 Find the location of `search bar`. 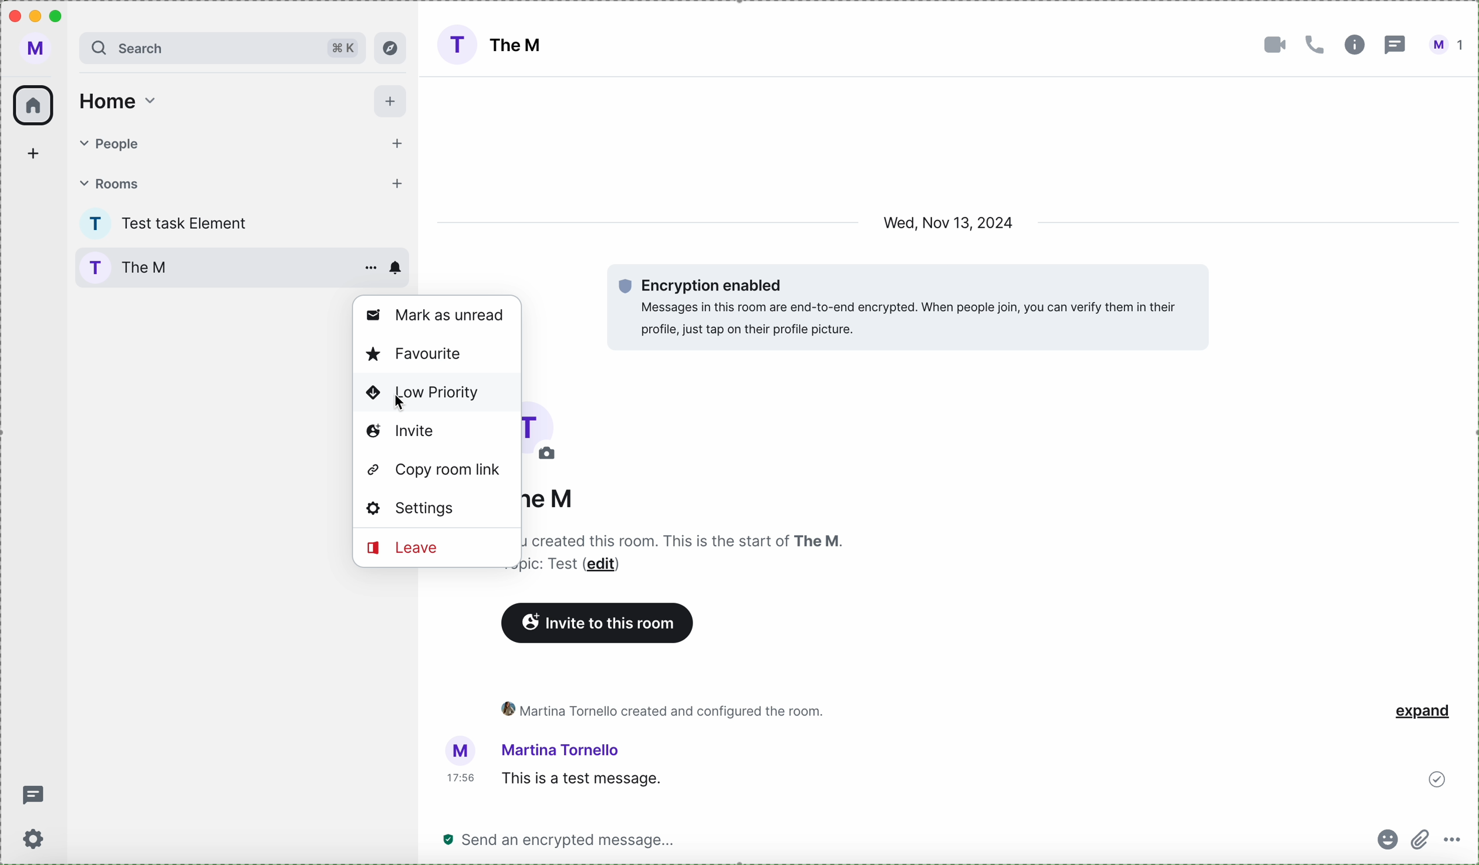

search bar is located at coordinates (189, 48).